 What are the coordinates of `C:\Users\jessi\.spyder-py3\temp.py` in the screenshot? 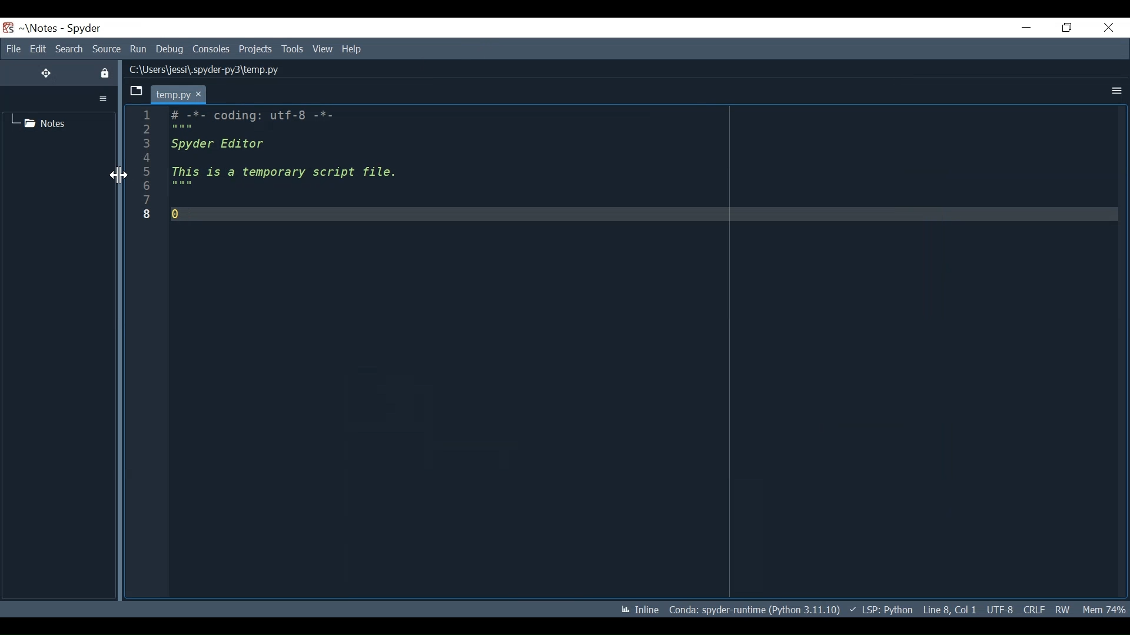 It's located at (203, 69).